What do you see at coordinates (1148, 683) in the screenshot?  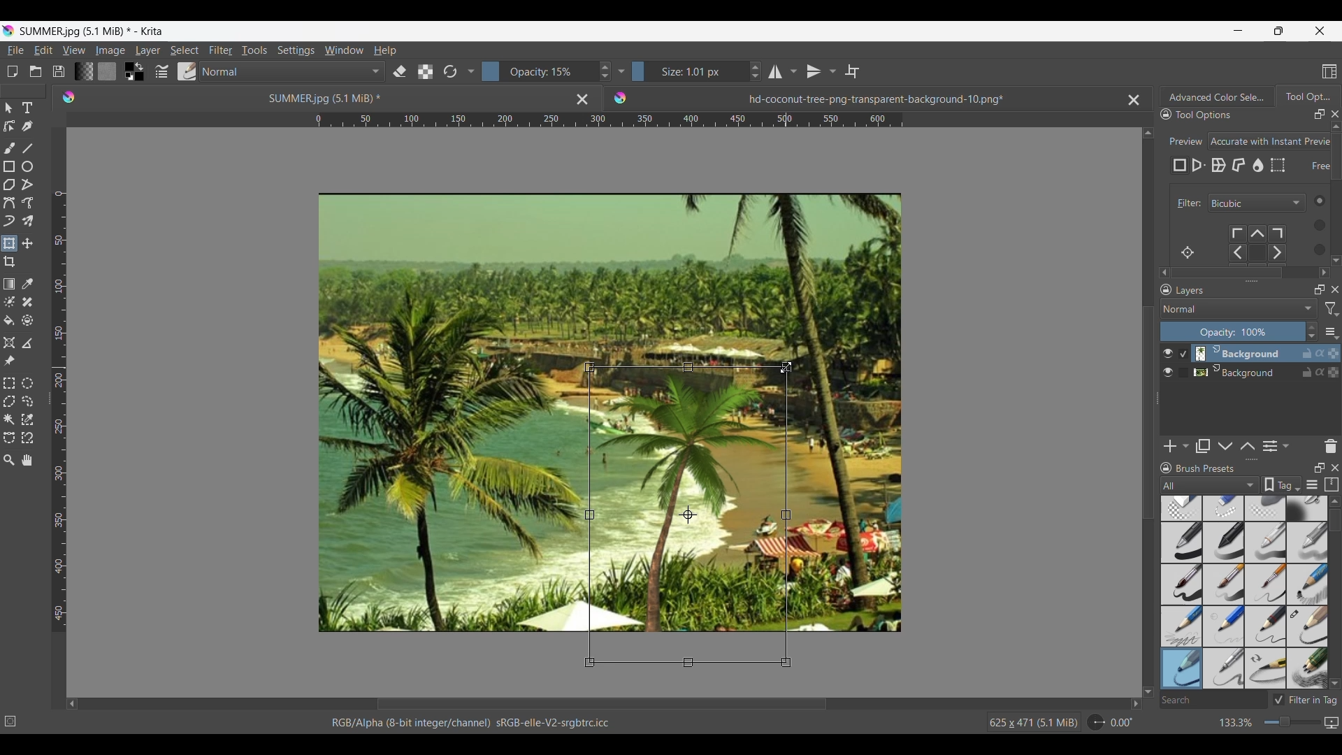 I see `Down` at bounding box center [1148, 683].